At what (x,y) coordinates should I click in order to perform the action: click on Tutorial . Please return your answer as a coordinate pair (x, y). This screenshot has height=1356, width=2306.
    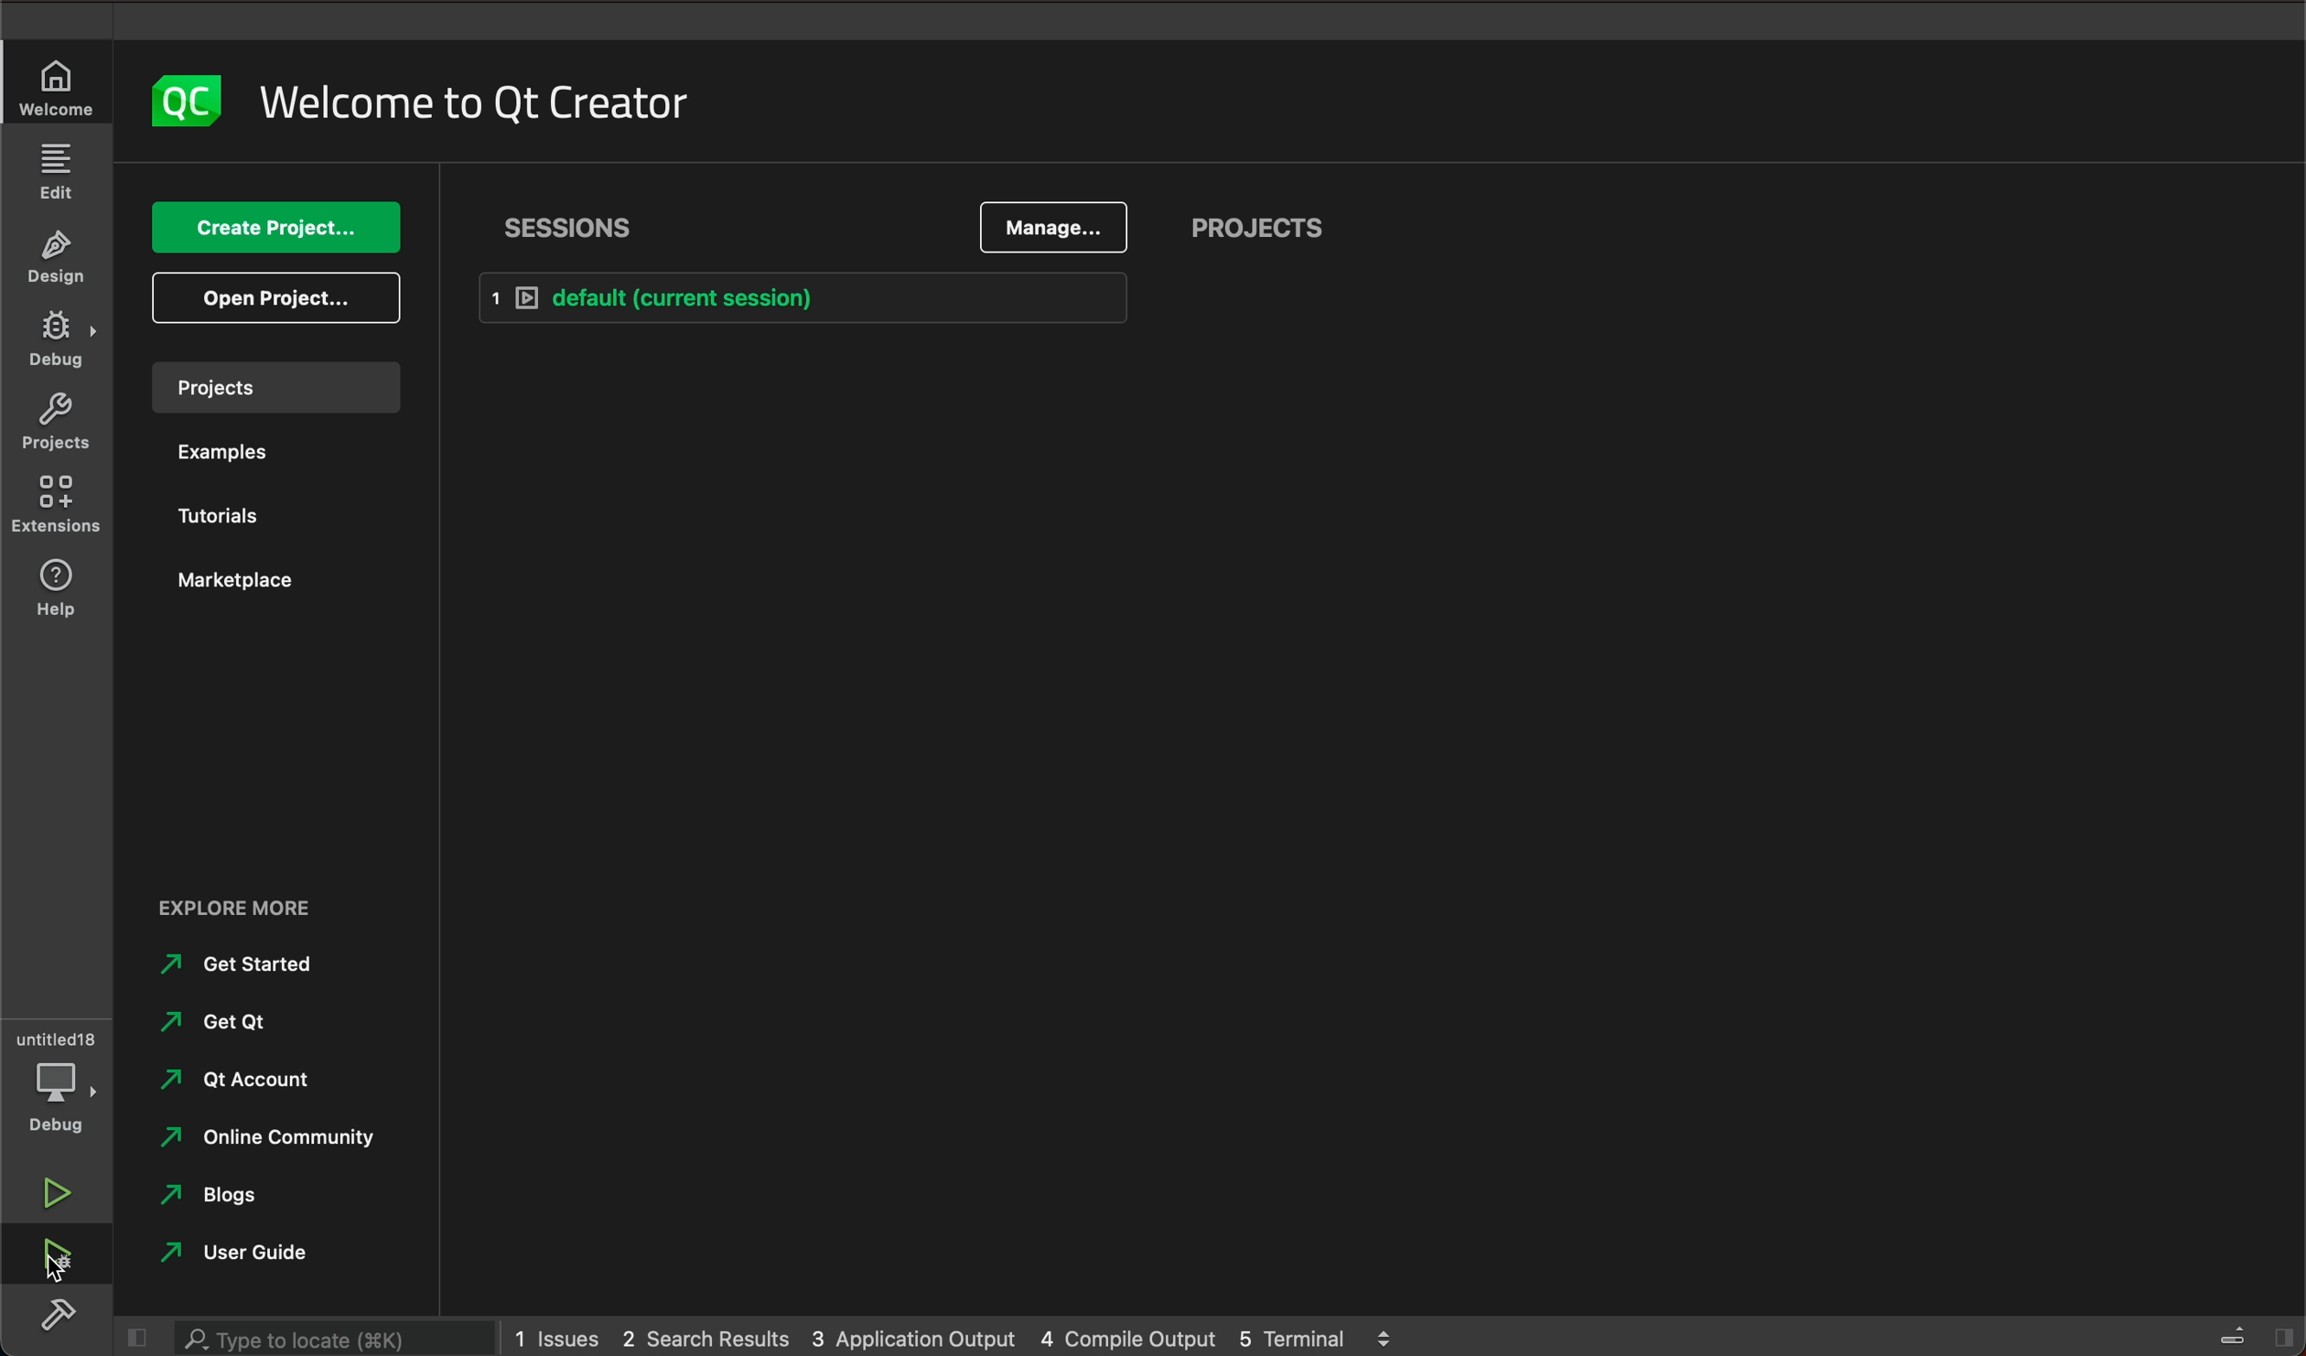
    Looking at the image, I should click on (265, 508).